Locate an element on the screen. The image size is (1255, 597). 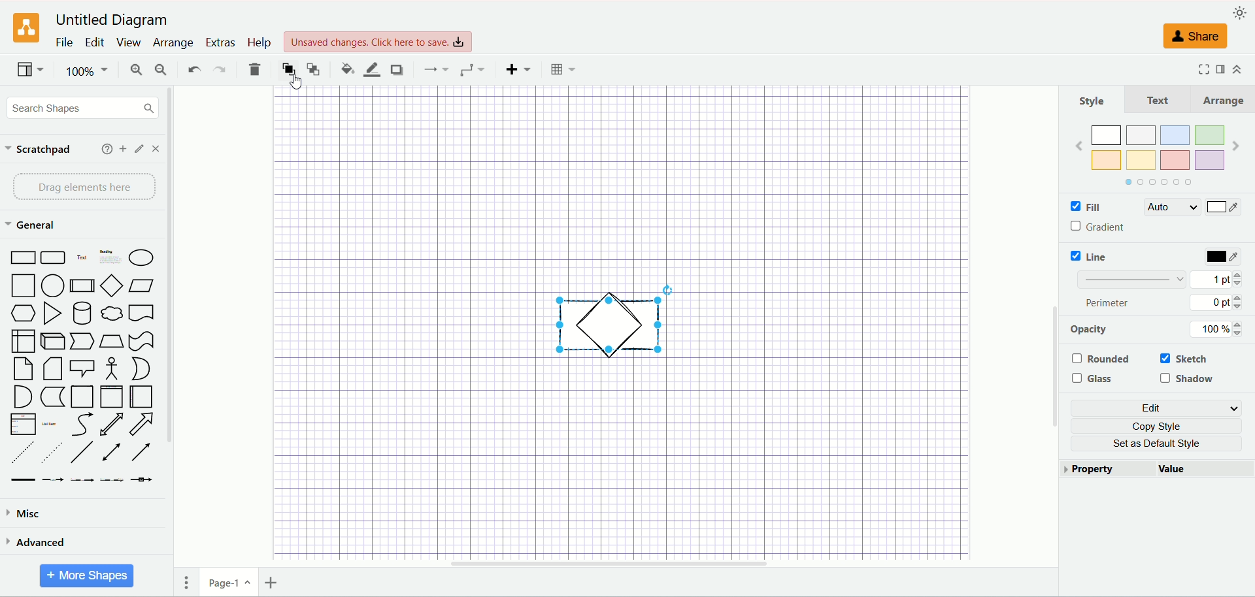
Arrange is located at coordinates (1219, 100).